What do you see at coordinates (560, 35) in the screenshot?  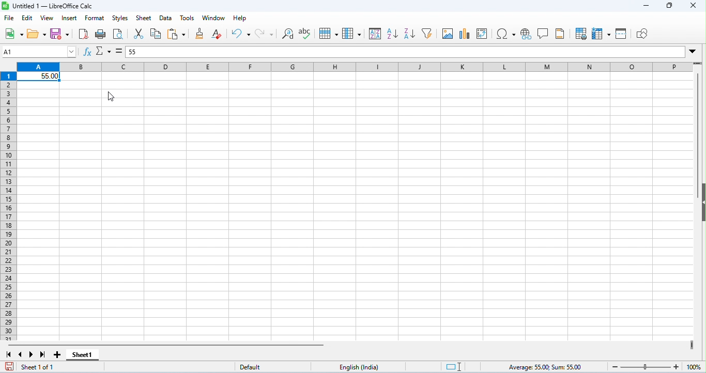 I see `header and footer` at bounding box center [560, 35].